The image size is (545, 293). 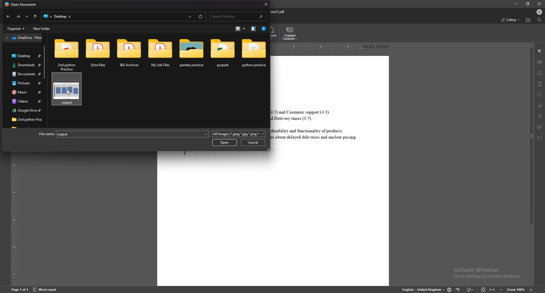 I want to click on paragraph, so click(x=540, y=51).